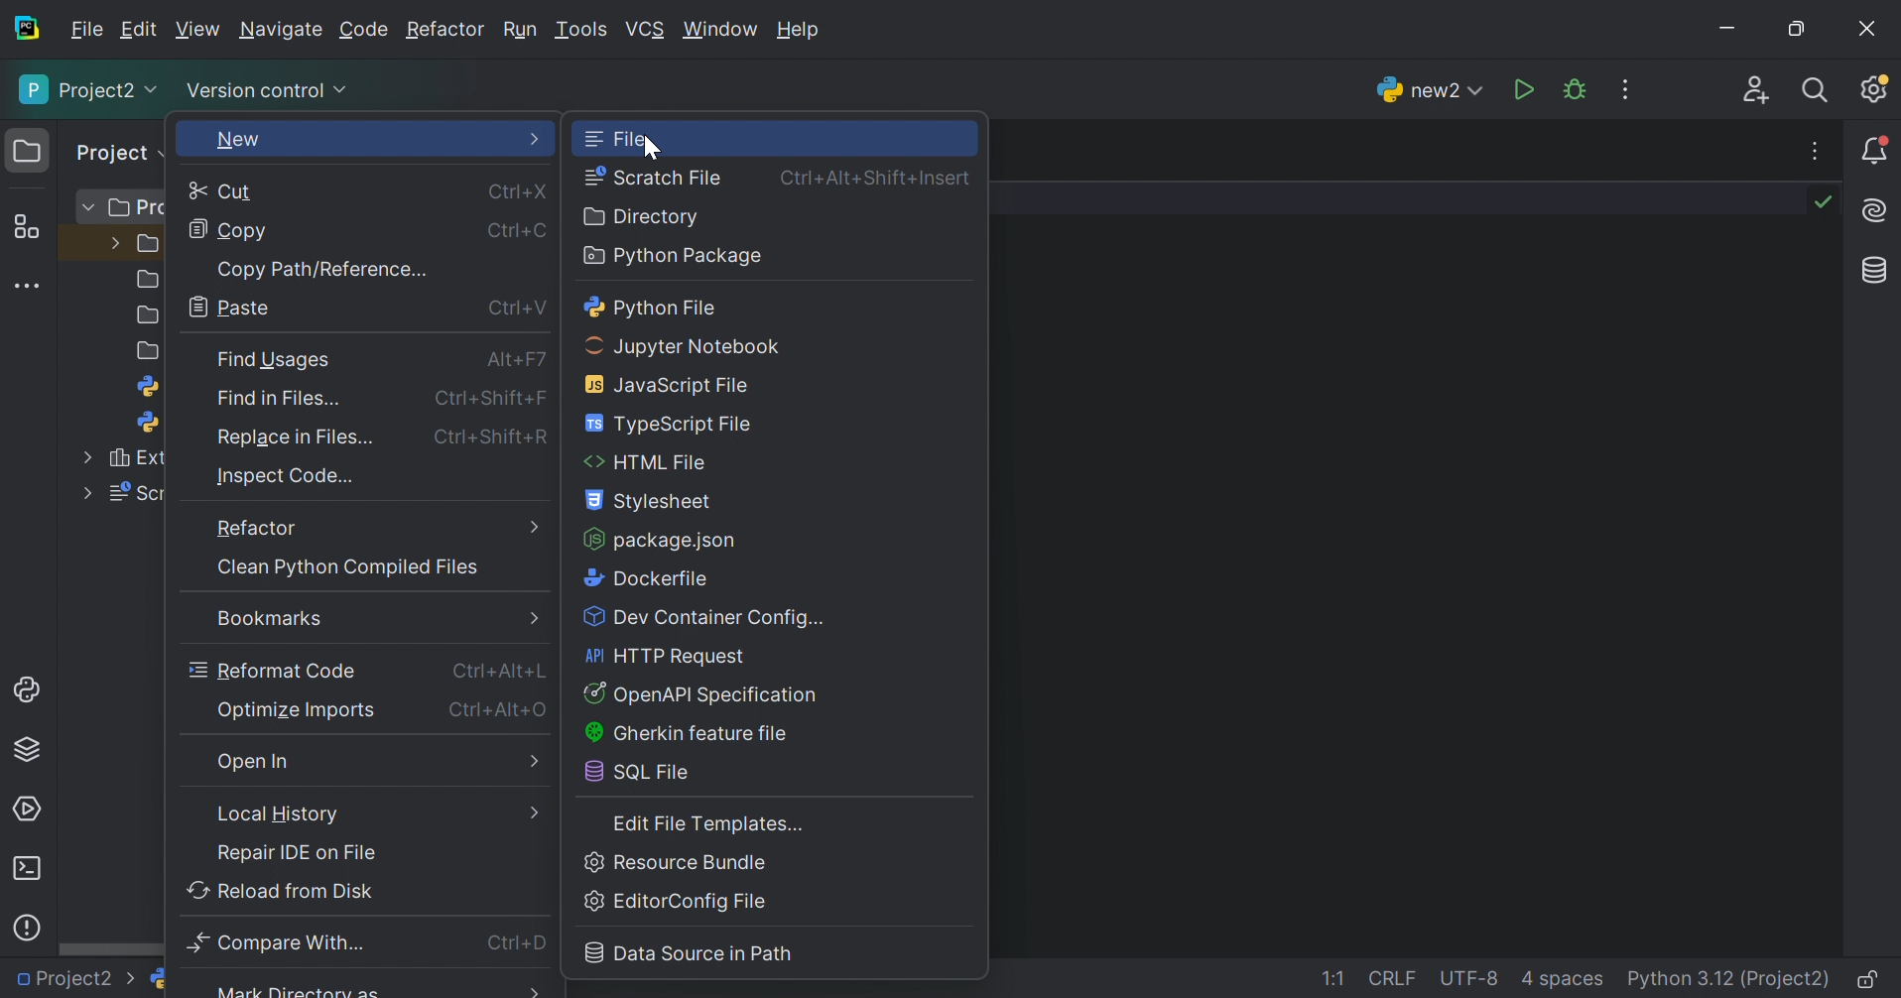 The width and height of the screenshot is (1901, 998). Describe the element at coordinates (28, 868) in the screenshot. I see `Terminal` at that location.